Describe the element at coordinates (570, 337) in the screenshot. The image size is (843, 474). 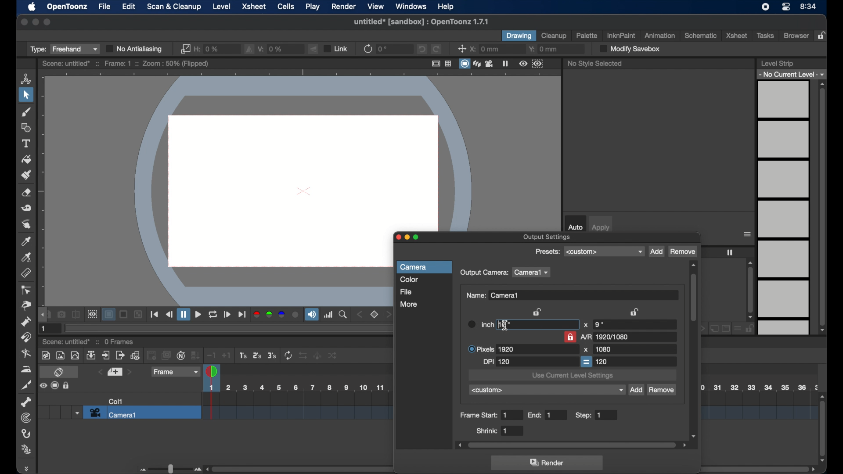
I see `lock` at that location.